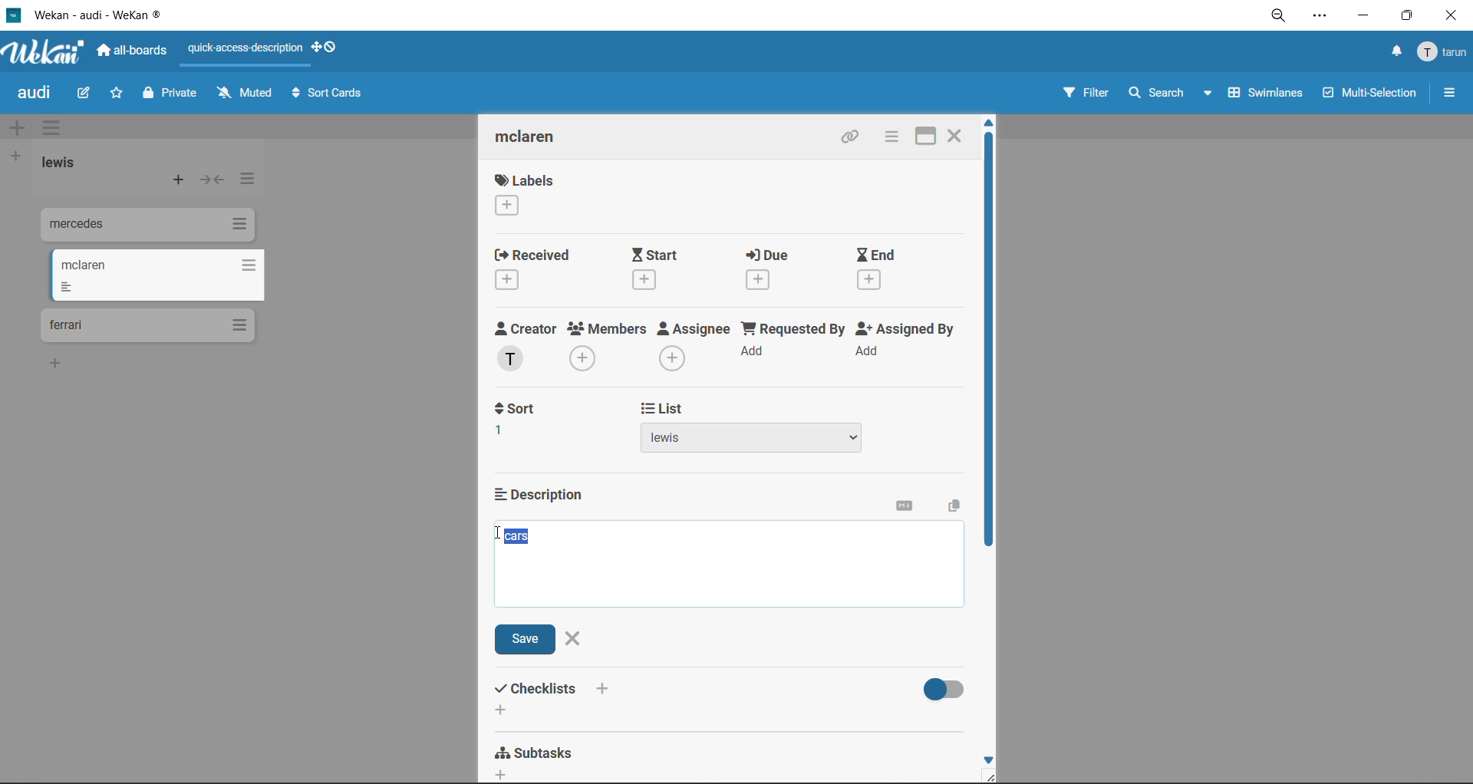  I want to click on checklists, so click(556, 698).